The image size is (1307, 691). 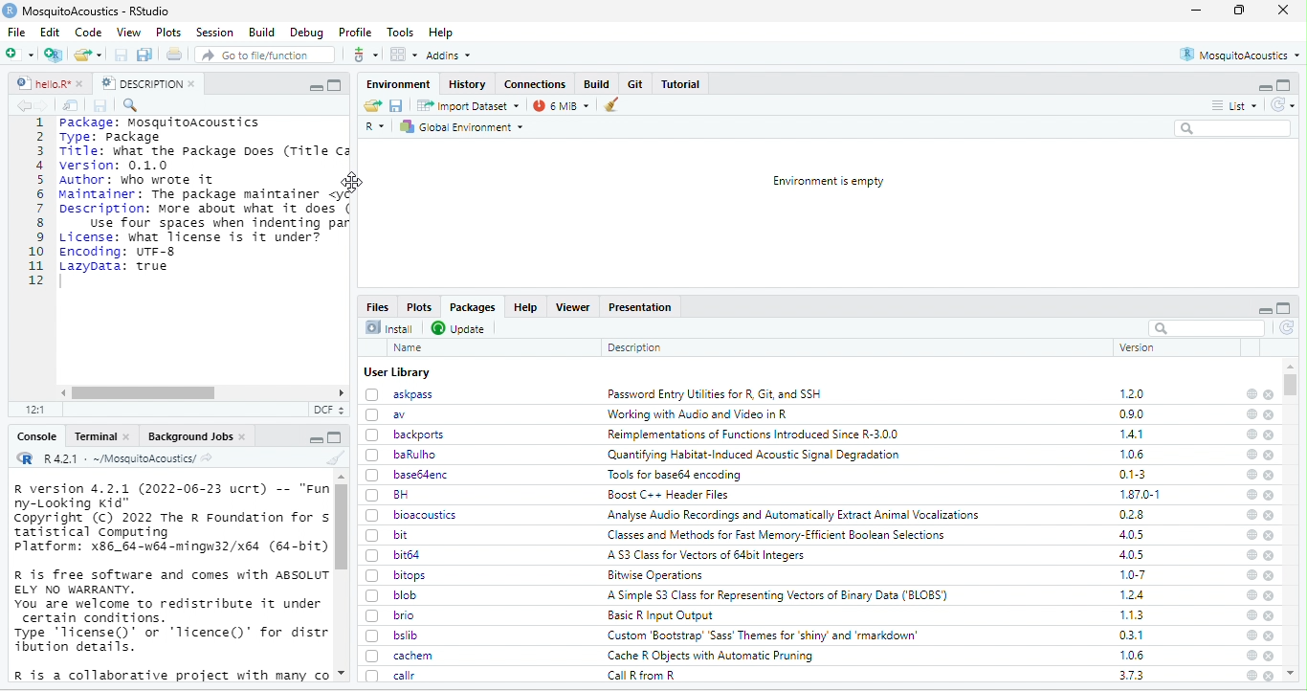 What do you see at coordinates (51, 32) in the screenshot?
I see `Edit` at bounding box center [51, 32].